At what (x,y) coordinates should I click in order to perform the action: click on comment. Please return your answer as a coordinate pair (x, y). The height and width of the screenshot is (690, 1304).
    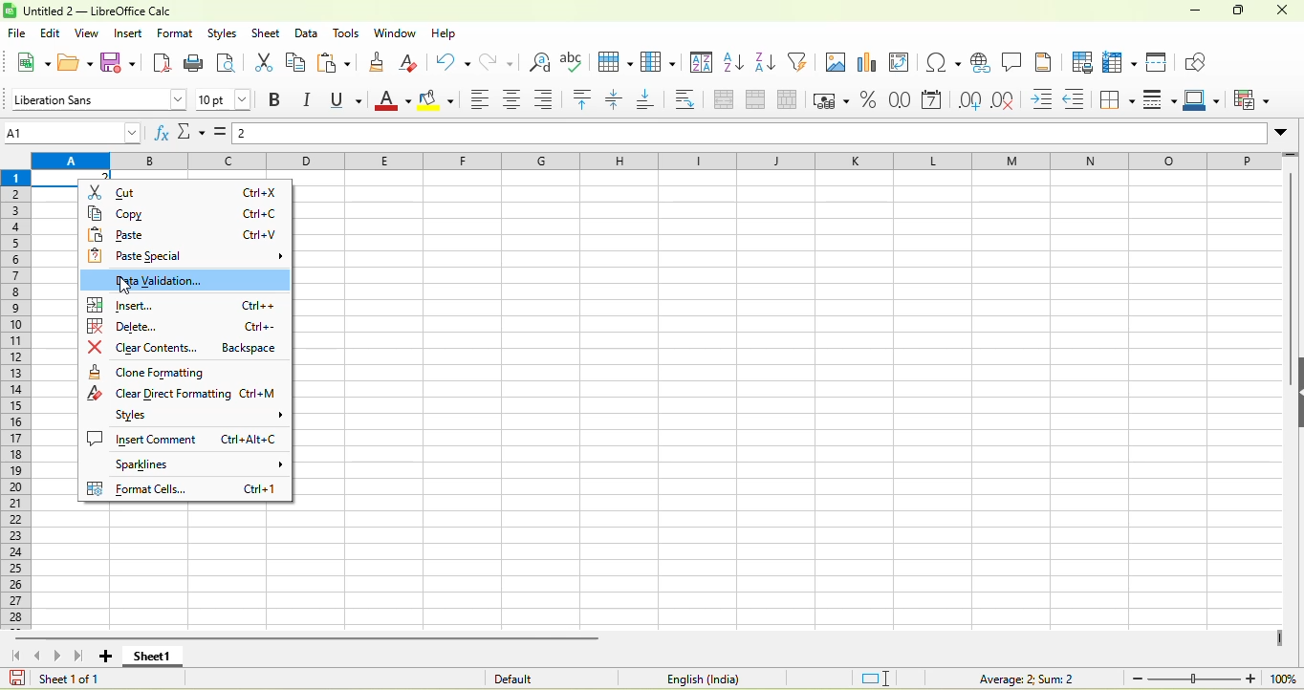
    Looking at the image, I should click on (1016, 62).